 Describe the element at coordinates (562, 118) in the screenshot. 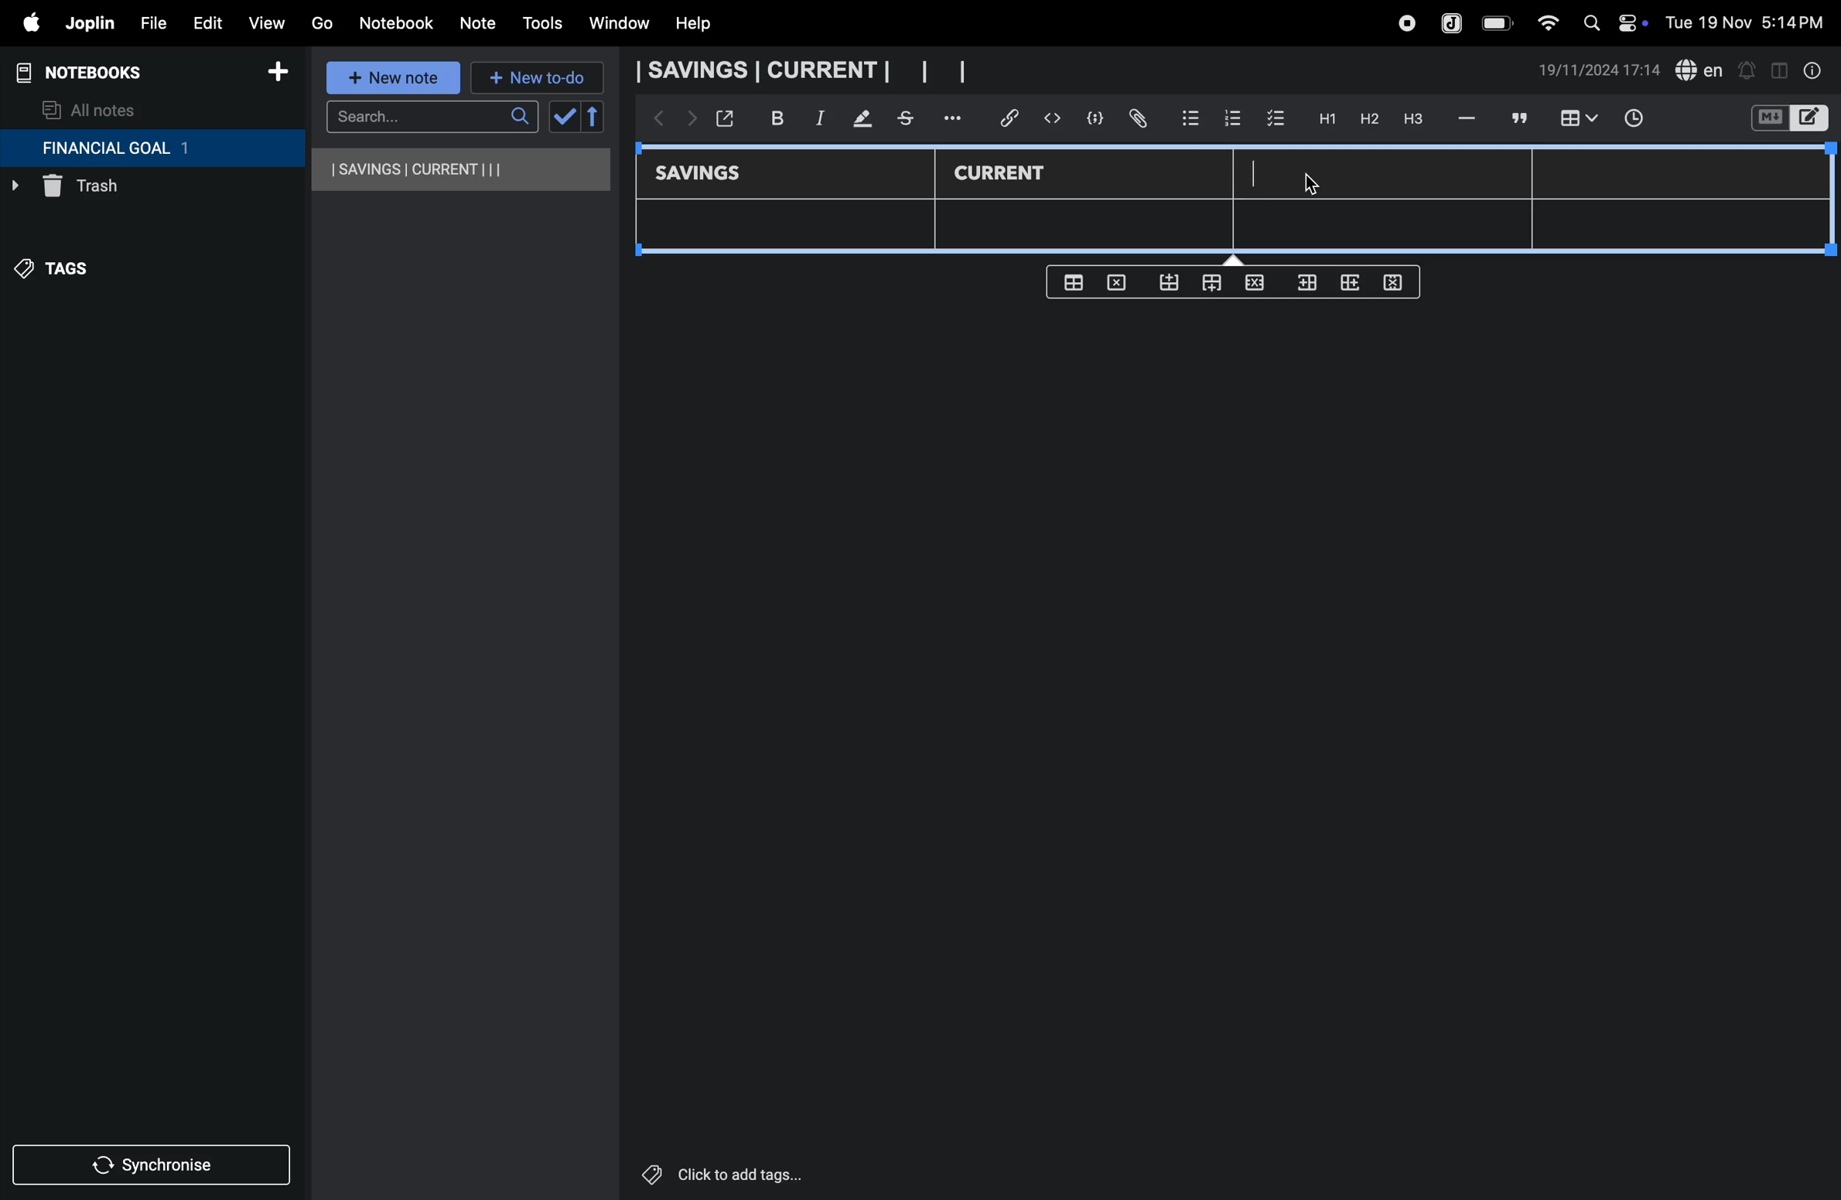

I see `check` at that location.